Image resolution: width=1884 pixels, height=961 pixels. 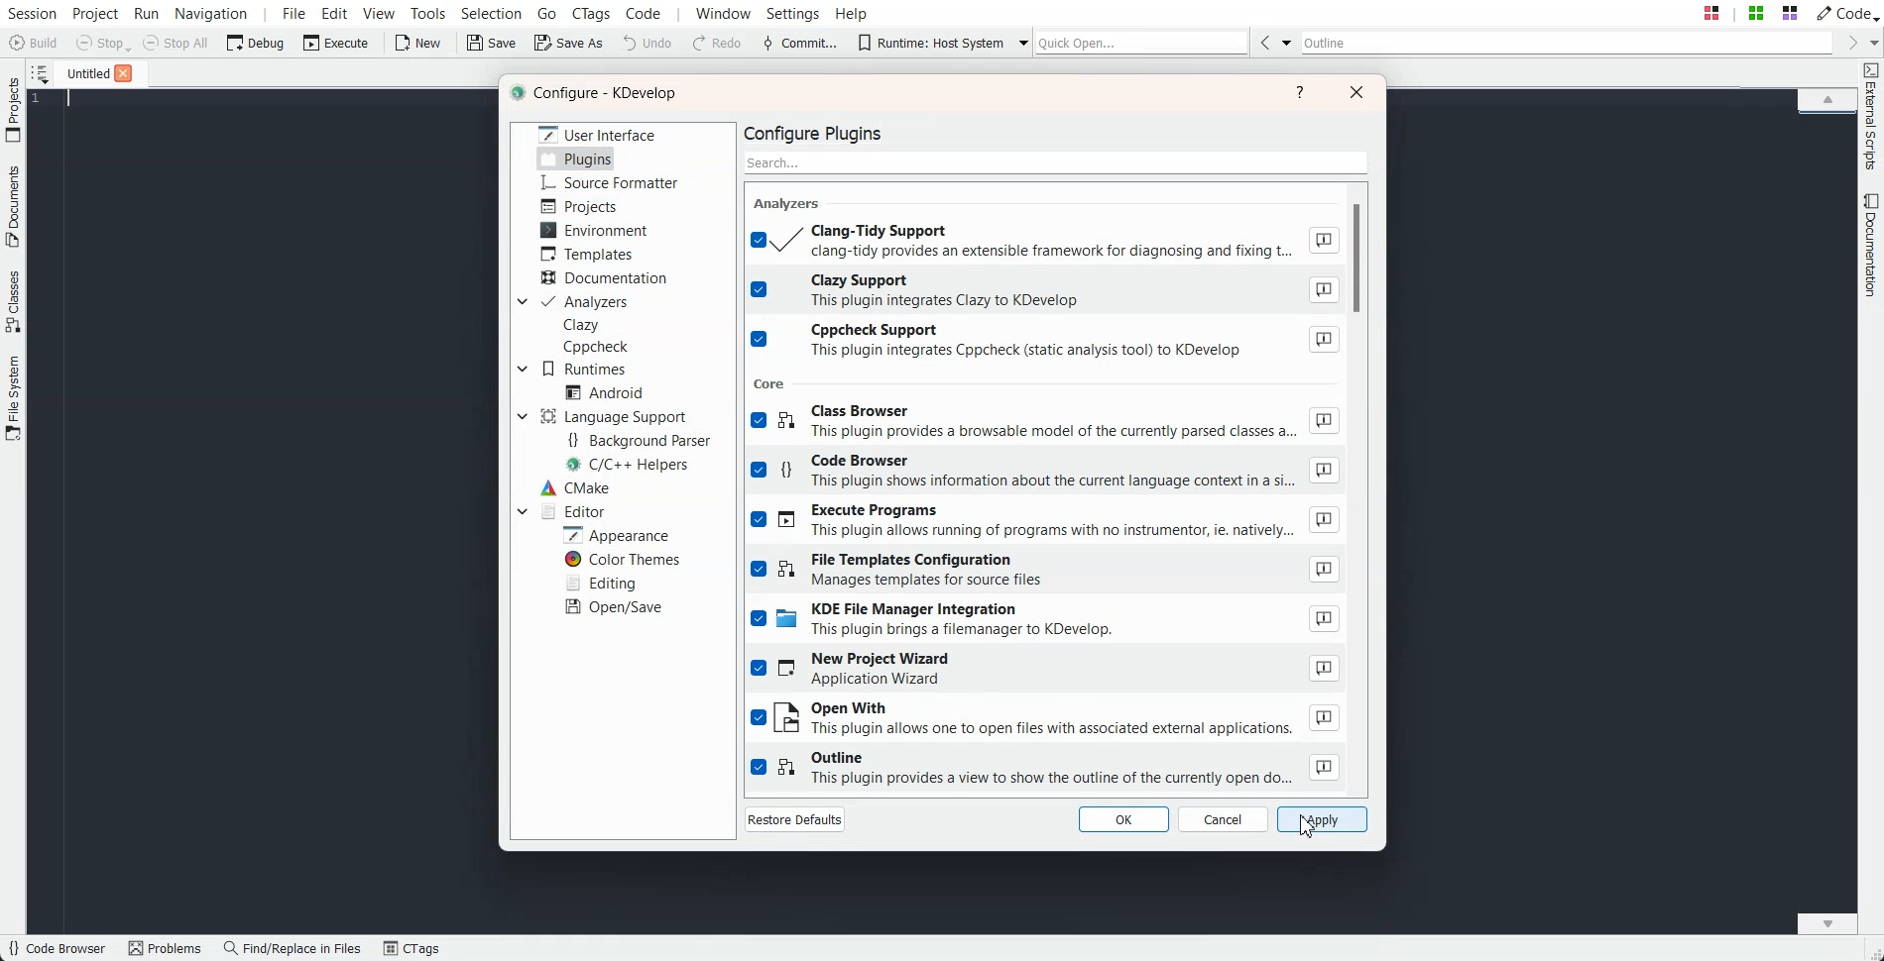 I want to click on New, so click(x=416, y=43).